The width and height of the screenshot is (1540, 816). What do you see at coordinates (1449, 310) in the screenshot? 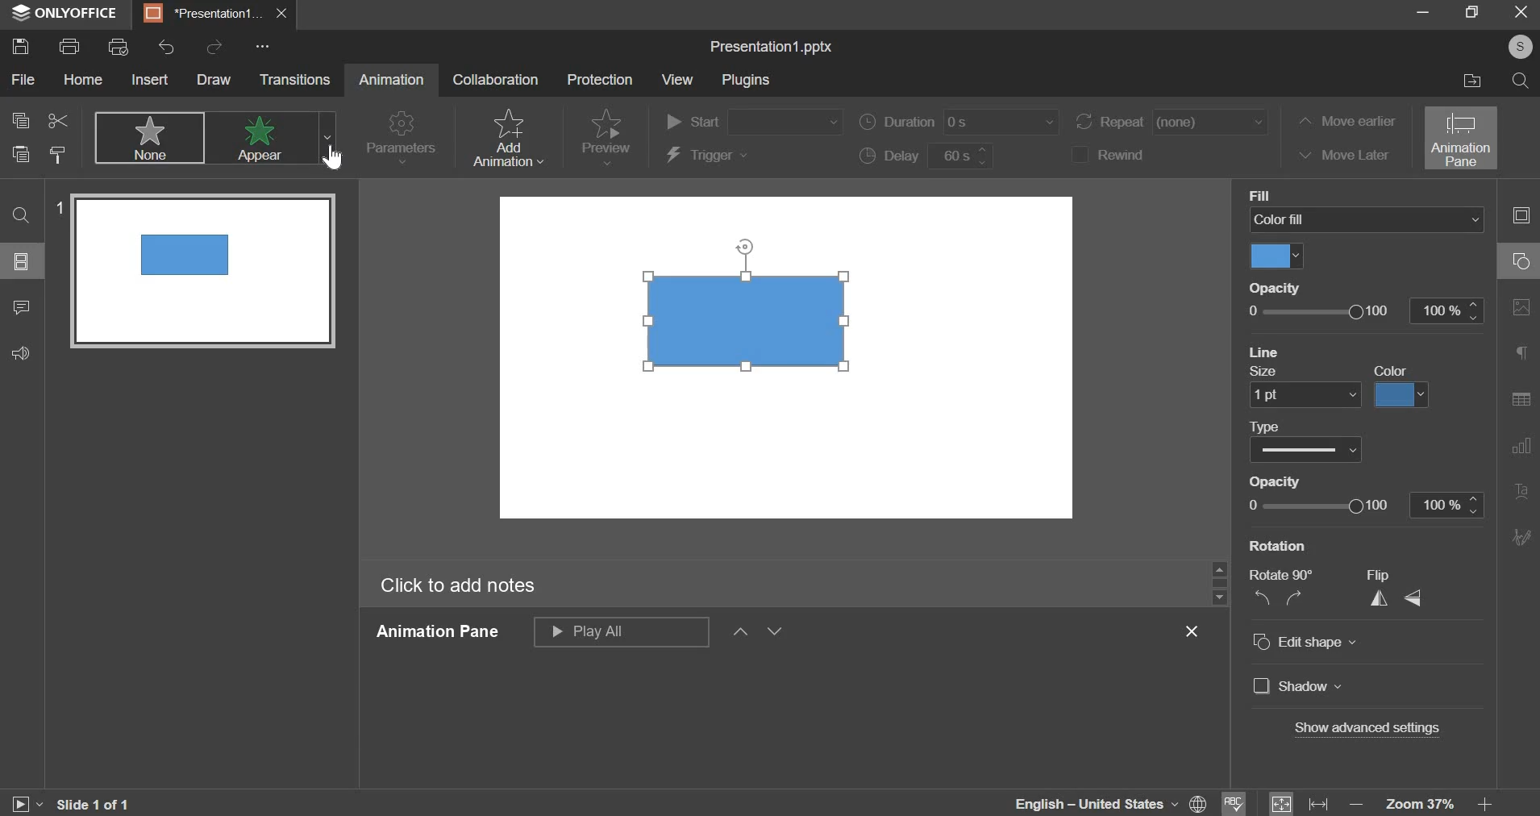
I see `100%` at bounding box center [1449, 310].